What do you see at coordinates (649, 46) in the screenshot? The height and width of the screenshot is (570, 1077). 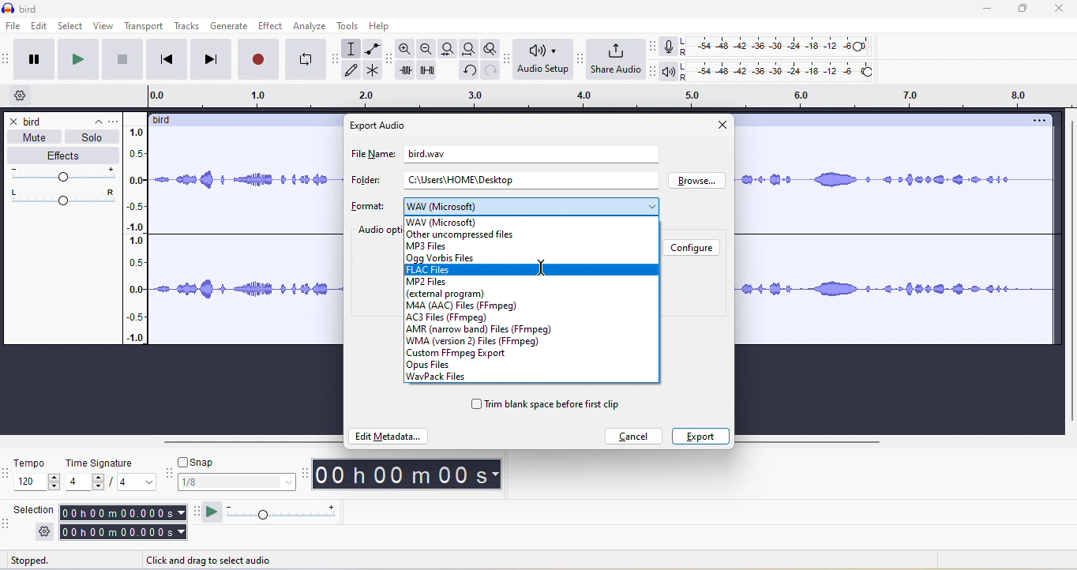 I see `audacity recording meter toolbar` at bounding box center [649, 46].